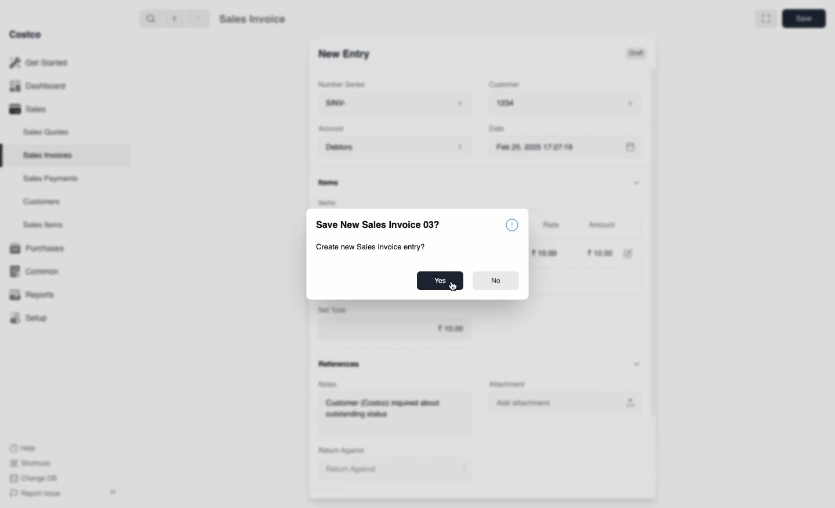 This screenshot has height=508, width=835. Describe the element at coordinates (29, 317) in the screenshot. I see `Setup` at that location.